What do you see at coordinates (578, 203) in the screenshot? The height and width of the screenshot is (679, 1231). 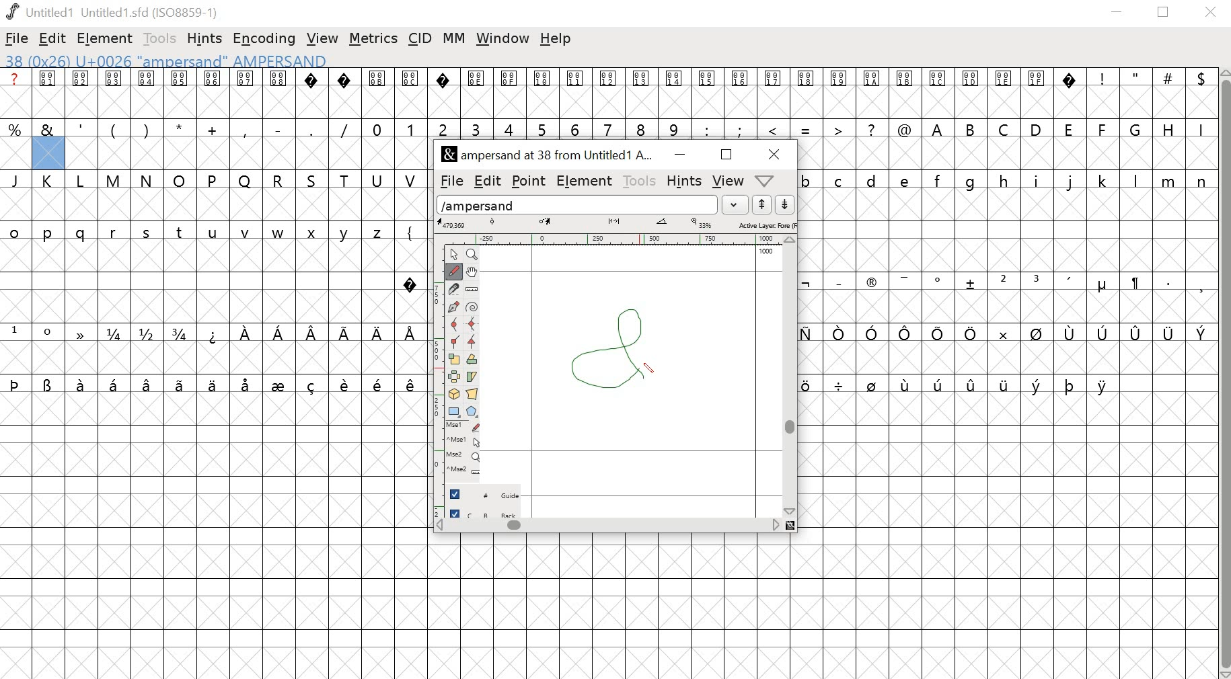 I see `/ampersand` at bounding box center [578, 203].